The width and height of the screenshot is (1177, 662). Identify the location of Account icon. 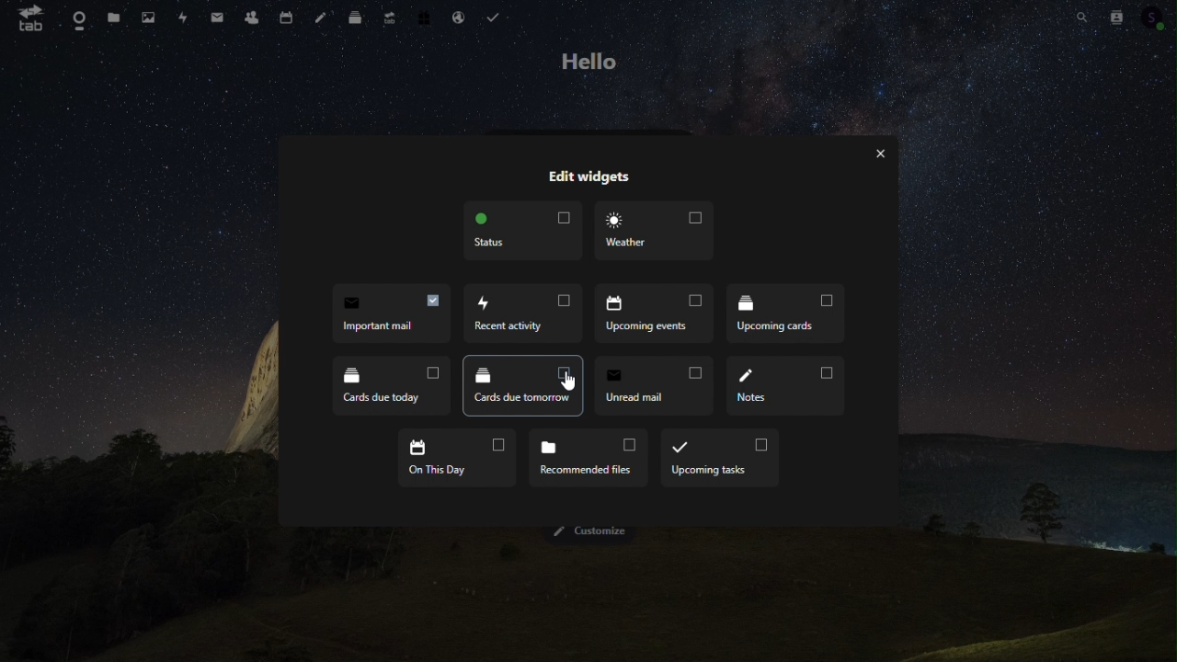
(1157, 15).